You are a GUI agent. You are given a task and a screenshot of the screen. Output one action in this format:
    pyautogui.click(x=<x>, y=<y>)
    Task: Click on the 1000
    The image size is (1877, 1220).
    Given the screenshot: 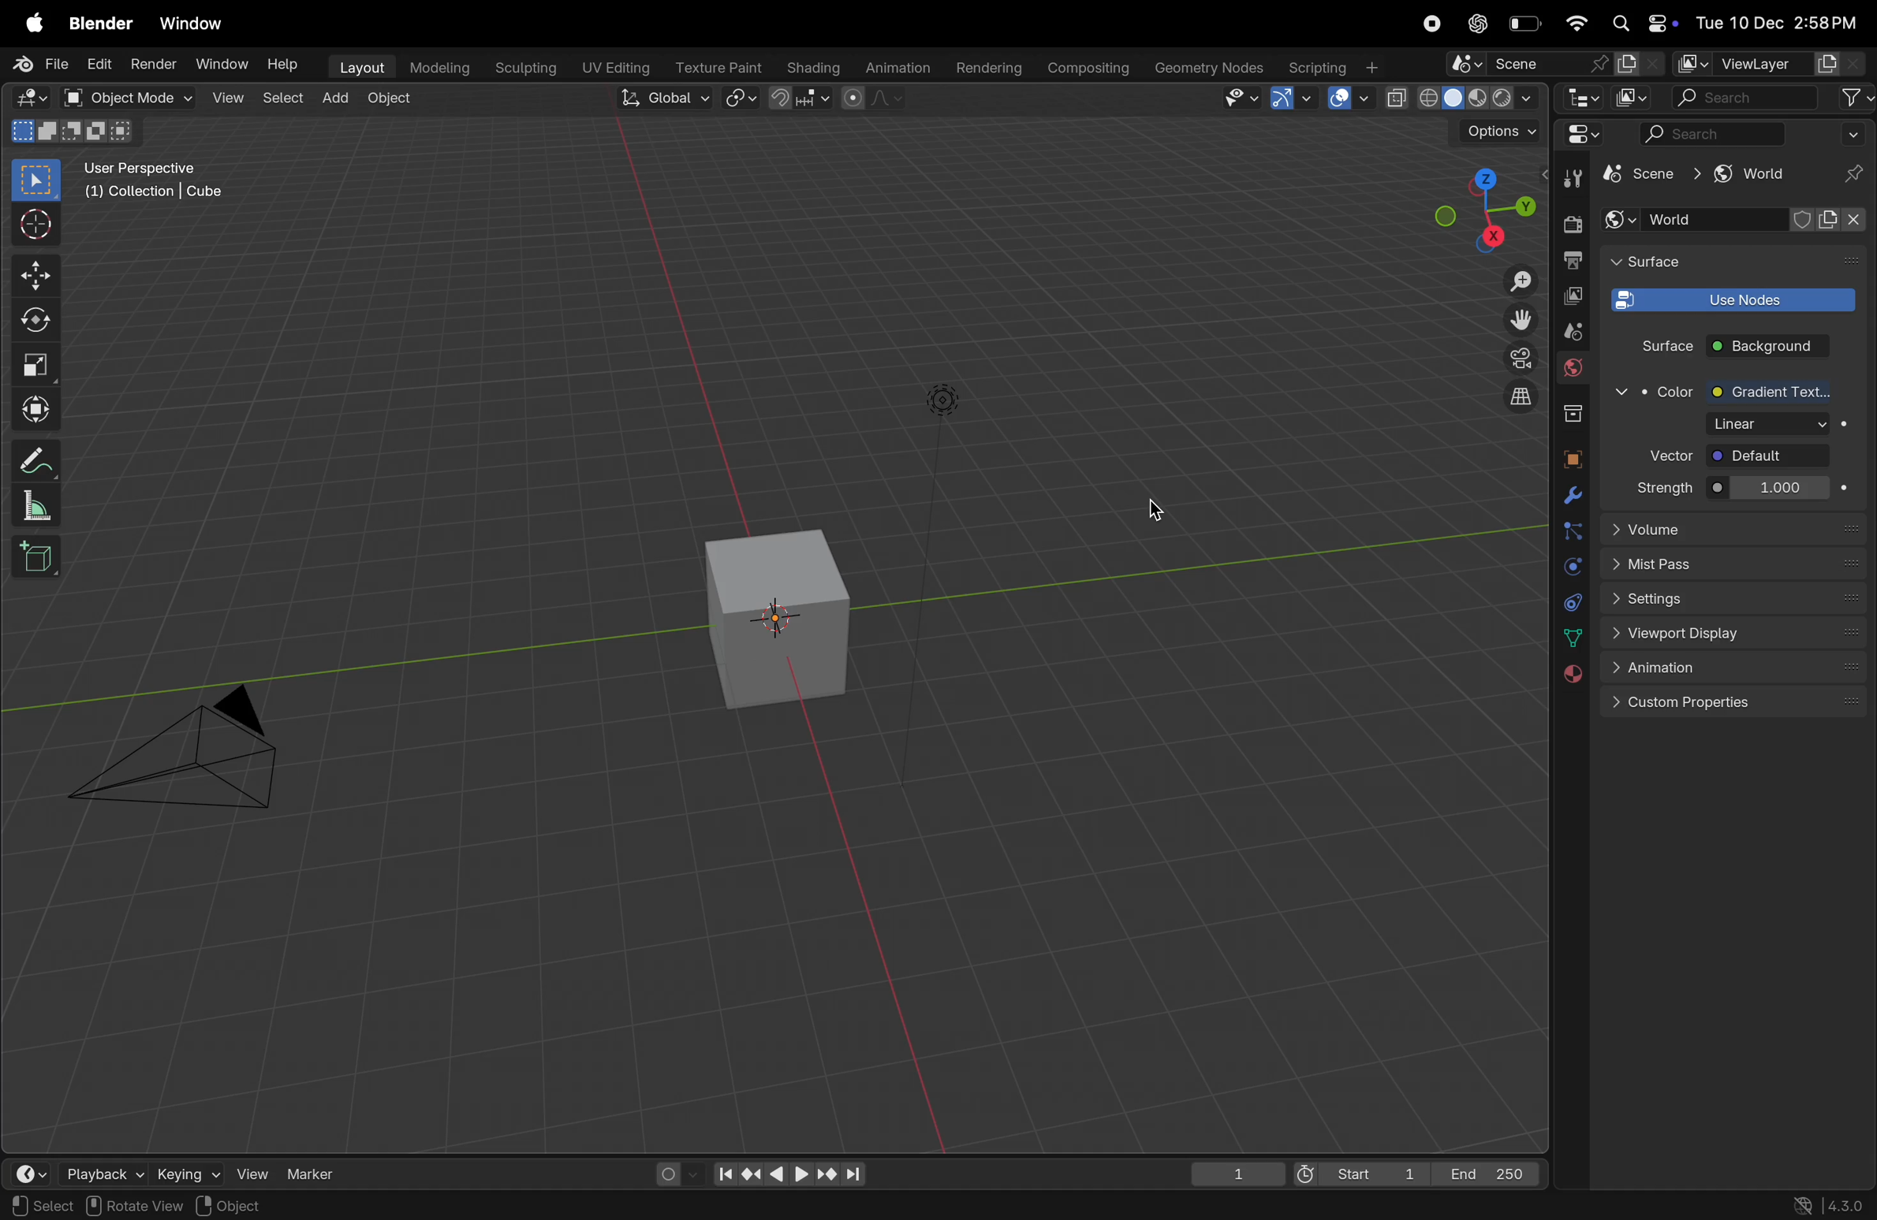 What is the action you would take?
    pyautogui.click(x=1777, y=426)
    